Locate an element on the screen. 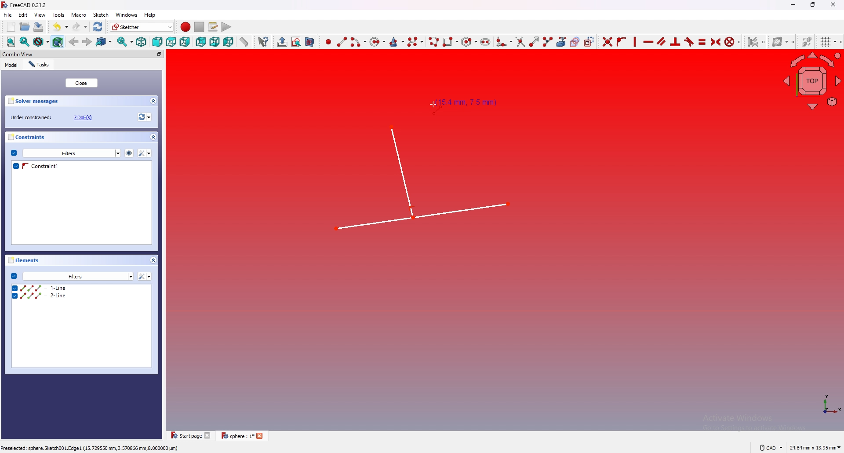  Show/hide B-spline information layer is located at coordinates (782, 41).